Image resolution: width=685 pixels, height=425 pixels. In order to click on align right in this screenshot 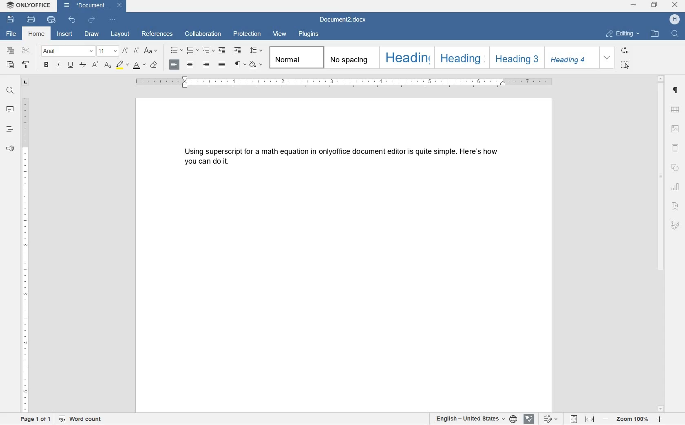, I will do `click(206, 65)`.